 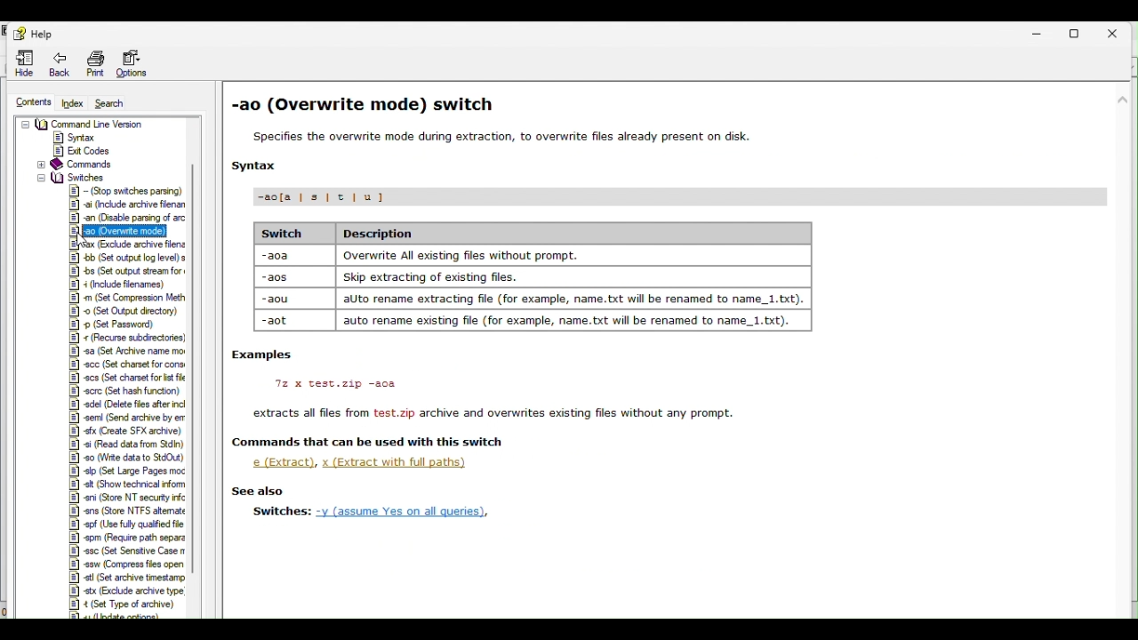 What do you see at coordinates (127, 364) in the screenshot?
I see `|&] ecc (Set chamet for cons:` at bounding box center [127, 364].